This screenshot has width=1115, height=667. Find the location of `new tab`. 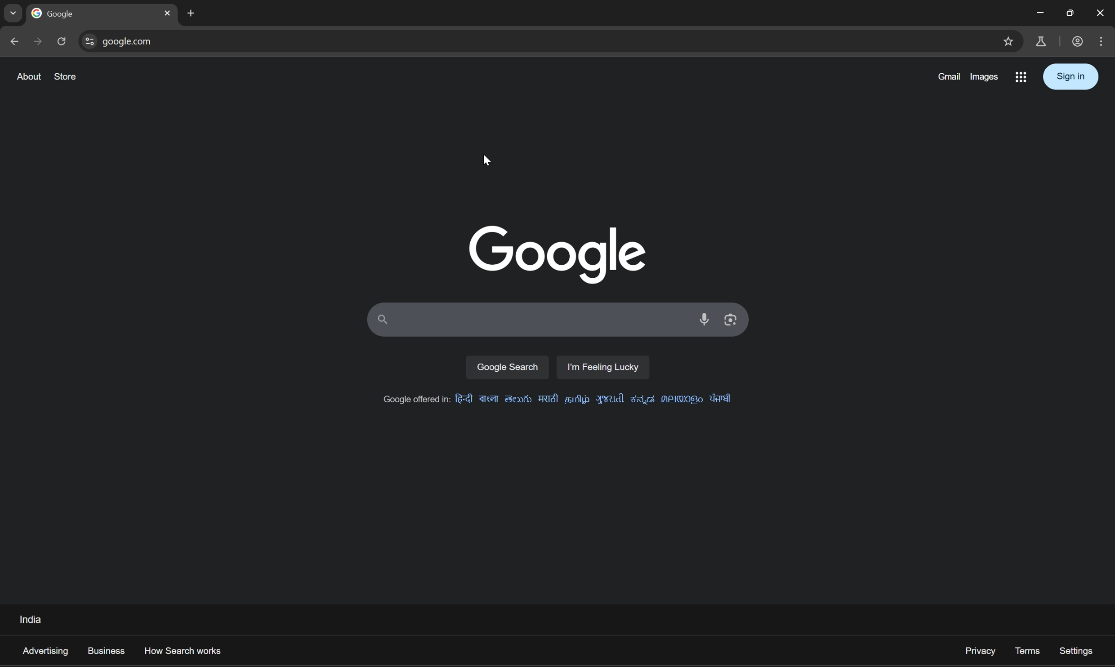

new tab is located at coordinates (190, 13).